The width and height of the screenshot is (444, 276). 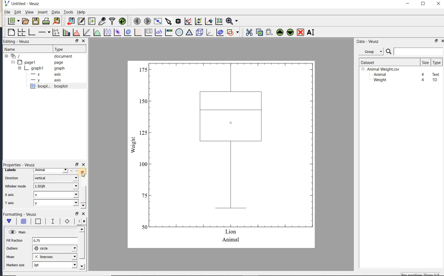 I want to click on move to the next page, so click(x=147, y=21).